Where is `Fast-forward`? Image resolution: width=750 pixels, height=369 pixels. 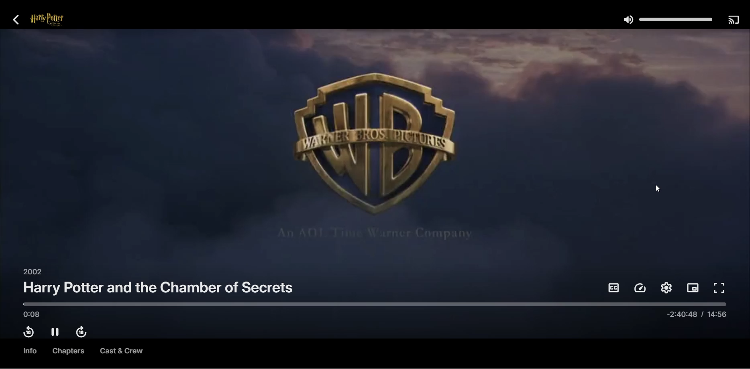
Fast-forward is located at coordinates (84, 333).